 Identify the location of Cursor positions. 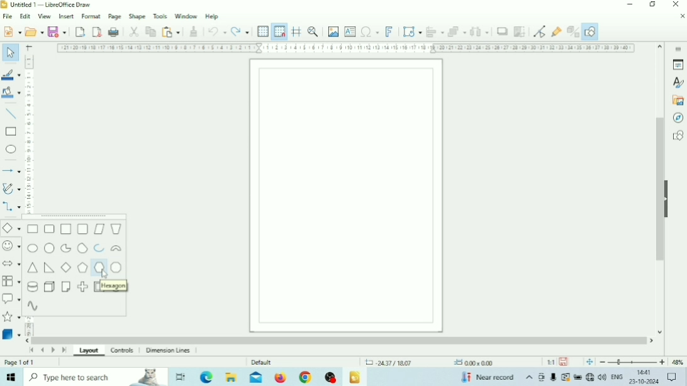
(429, 363).